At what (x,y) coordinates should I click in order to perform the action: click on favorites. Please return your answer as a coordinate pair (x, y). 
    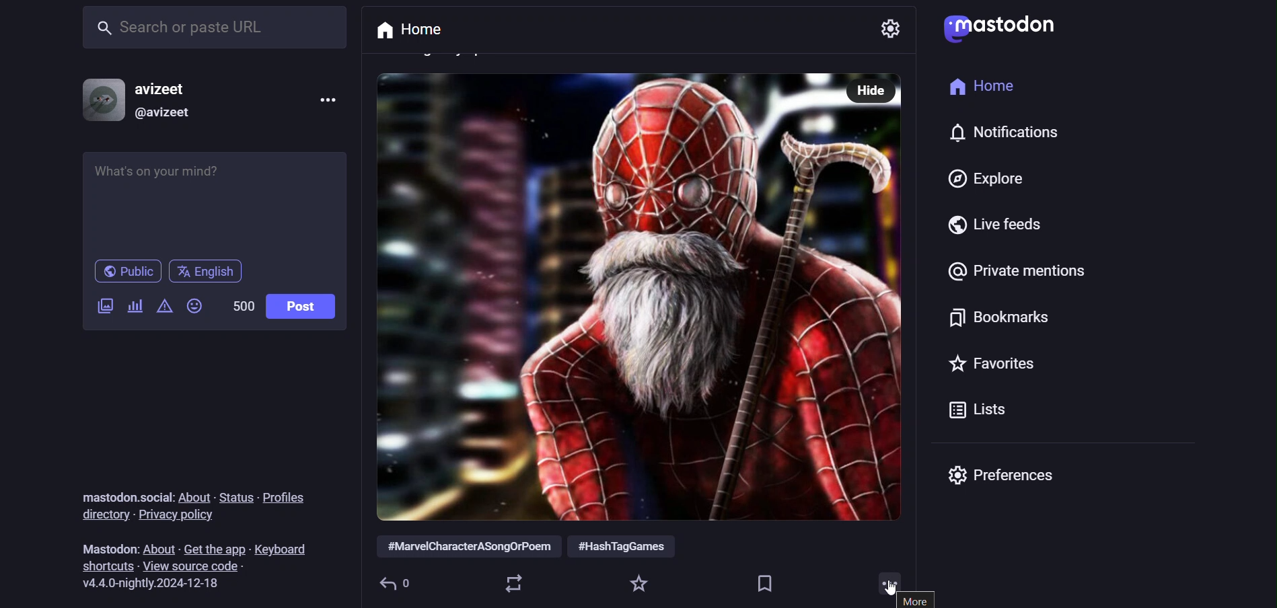
    Looking at the image, I should click on (641, 583).